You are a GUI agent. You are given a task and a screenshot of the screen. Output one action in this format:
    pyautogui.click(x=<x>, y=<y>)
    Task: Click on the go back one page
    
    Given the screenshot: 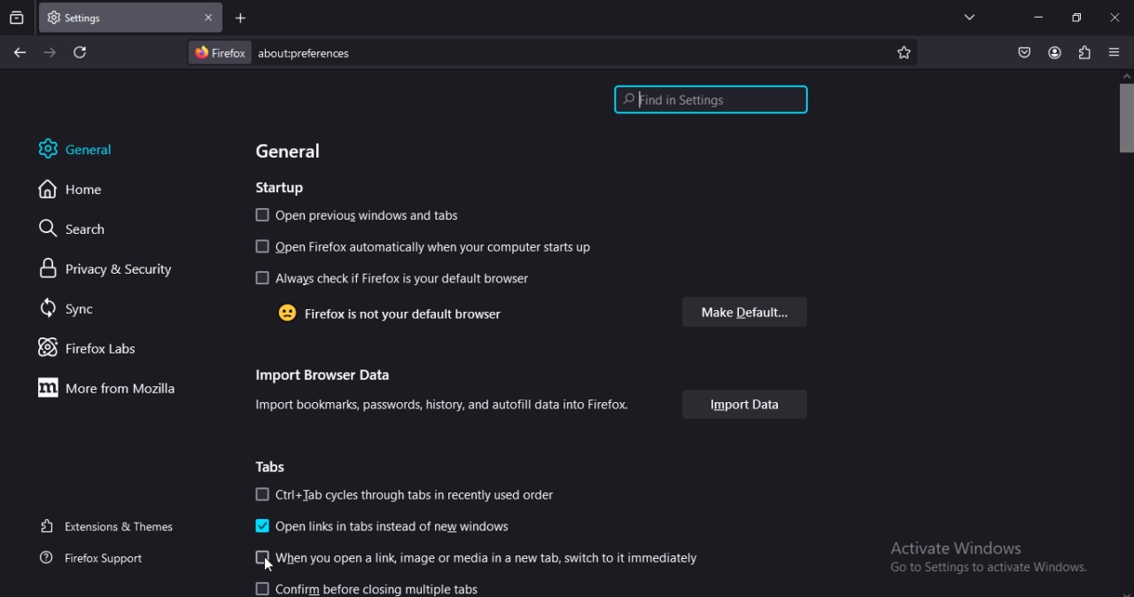 What is the action you would take?
    pyautogui.click(x=23, y=53)
    